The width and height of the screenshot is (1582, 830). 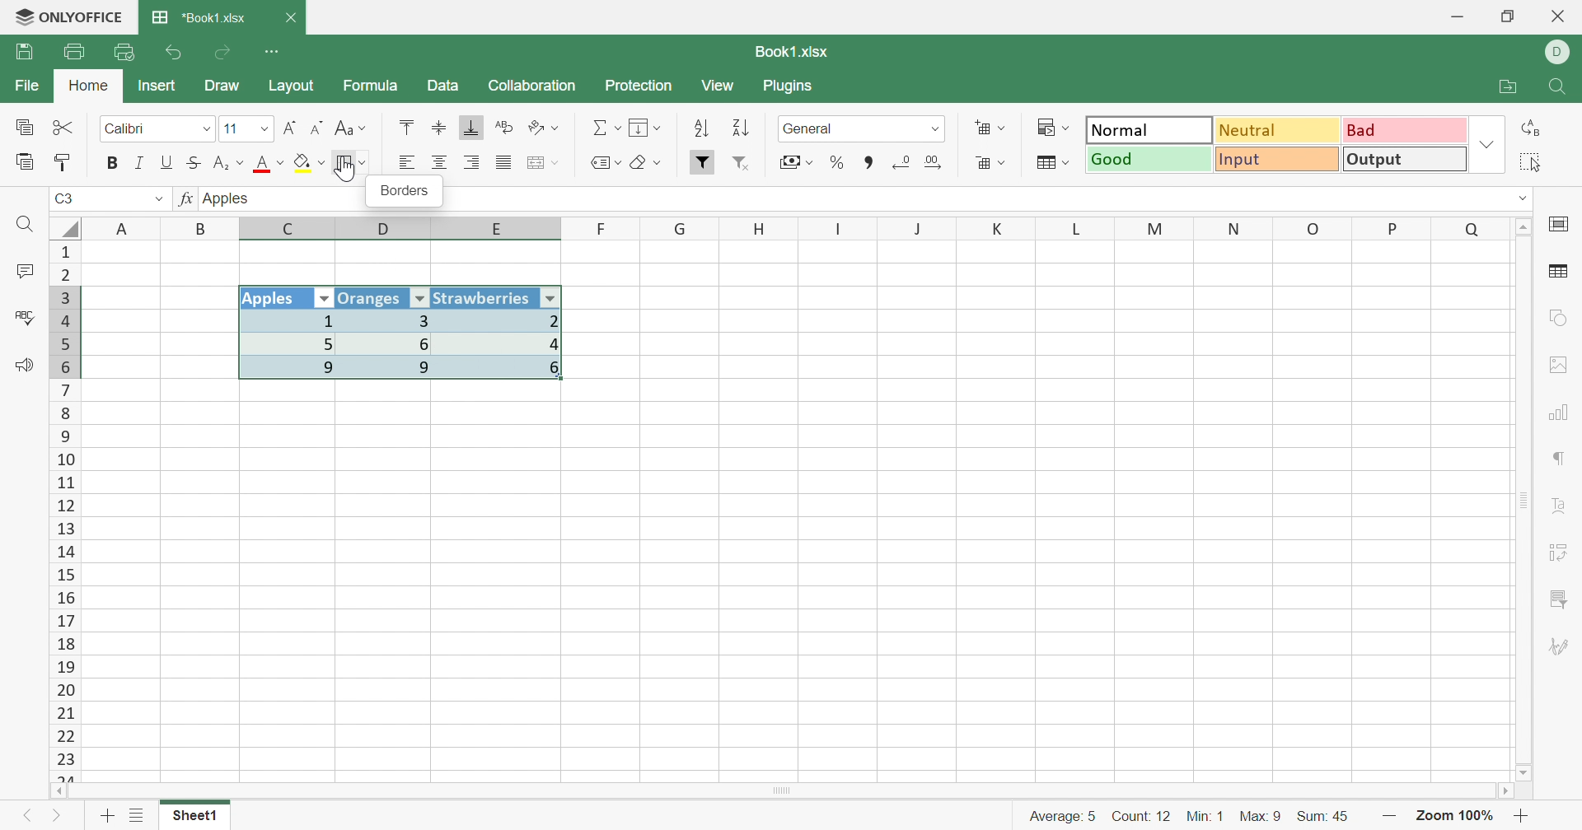 What do you see at coordinates (602, 162) in the screenshot?
I see `Named ranges` at bounding box center [602, 162].